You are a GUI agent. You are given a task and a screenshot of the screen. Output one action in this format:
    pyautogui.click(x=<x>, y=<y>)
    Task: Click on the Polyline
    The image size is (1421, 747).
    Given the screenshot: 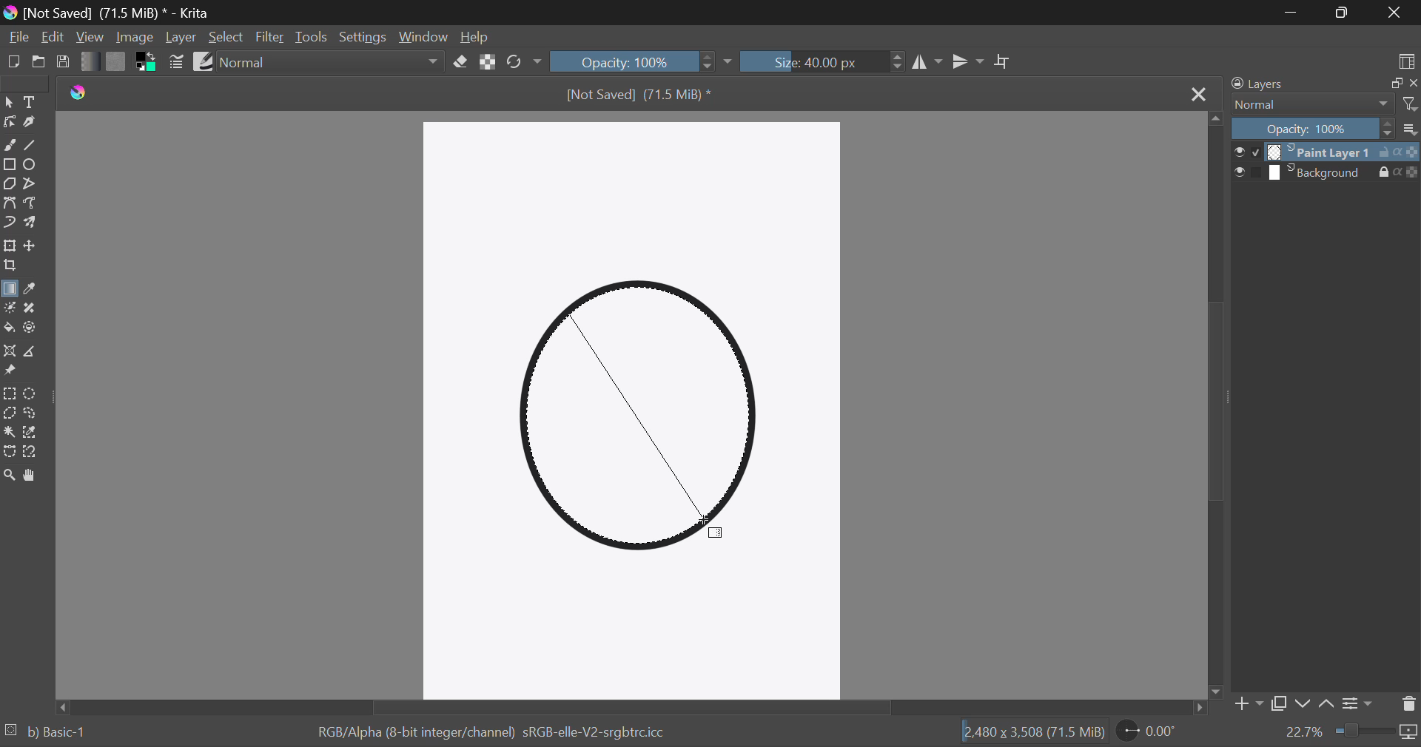 What is the action you would take?
    pyautogui.click(x=34, y=186)
    